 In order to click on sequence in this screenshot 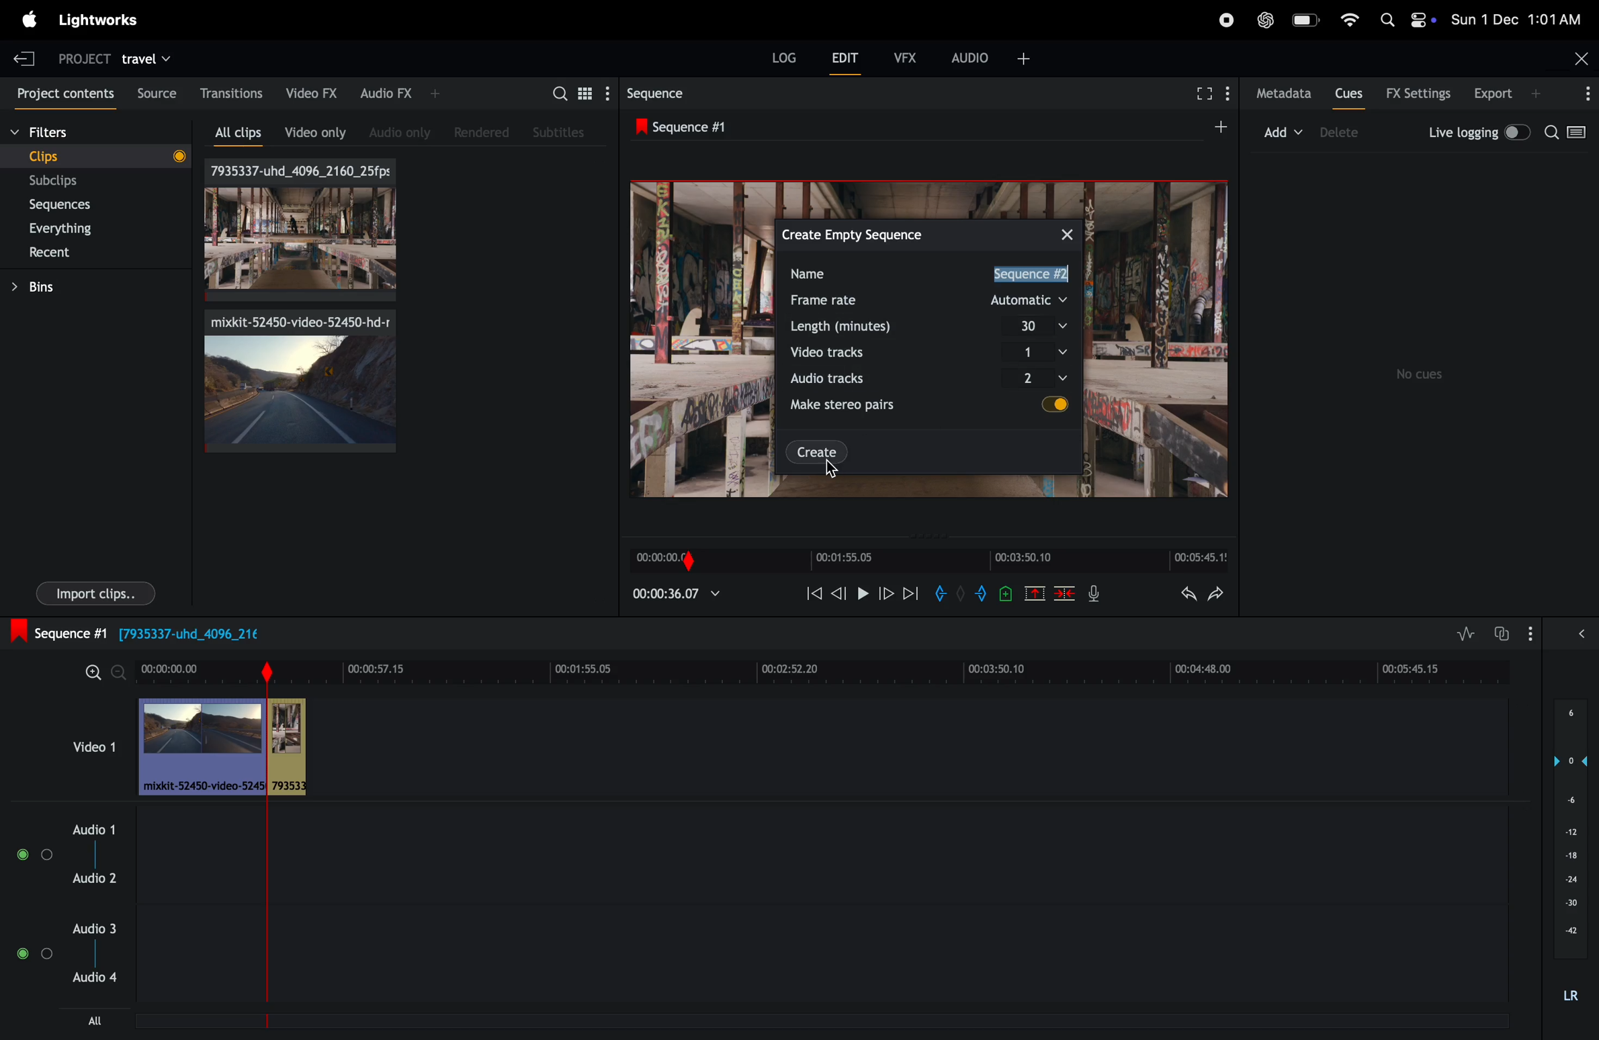, I will do `click(668, 93)`.